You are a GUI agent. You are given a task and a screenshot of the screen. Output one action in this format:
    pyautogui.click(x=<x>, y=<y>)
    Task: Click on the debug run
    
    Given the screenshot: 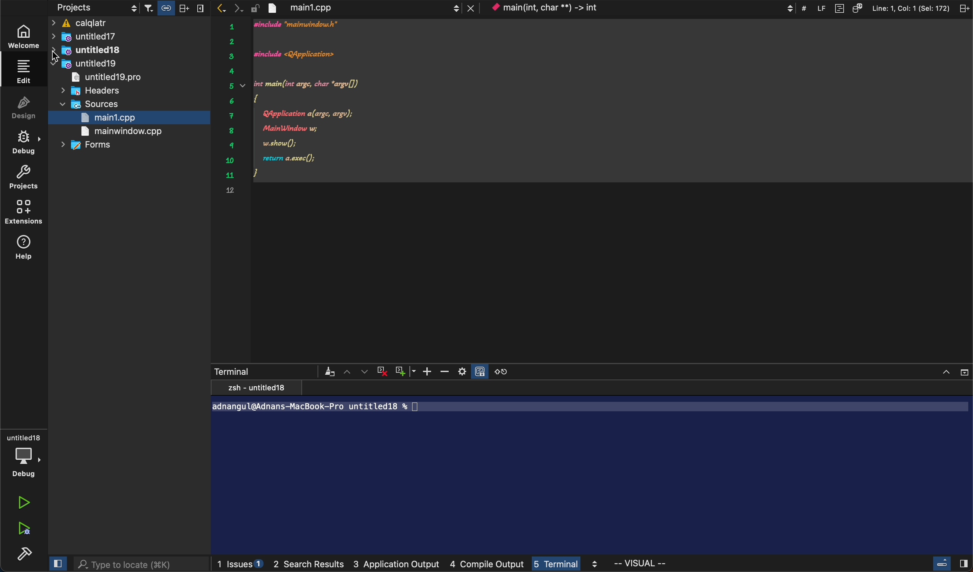 What is the action you would take?
    pyautogui.click(x=22, y=530)
    